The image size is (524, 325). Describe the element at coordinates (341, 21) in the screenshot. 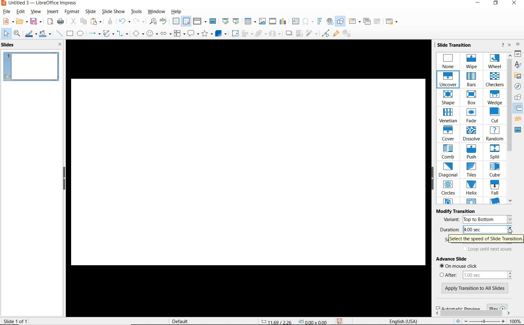

I see `SHOW DRAW FUNCTIONS` at that location.